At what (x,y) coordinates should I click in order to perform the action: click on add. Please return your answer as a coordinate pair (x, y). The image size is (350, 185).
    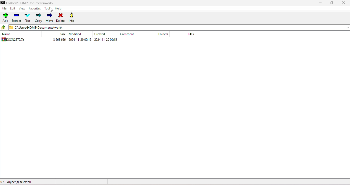
    Looking at the image, I should click on (5, 18).